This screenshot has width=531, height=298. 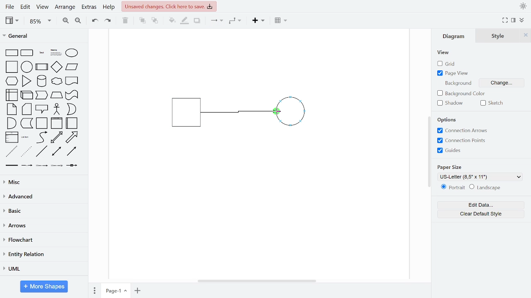 What do you see at coordinates (65, 20) in the screenshot?
I see `zoom in` at bounding box center [65, 20].